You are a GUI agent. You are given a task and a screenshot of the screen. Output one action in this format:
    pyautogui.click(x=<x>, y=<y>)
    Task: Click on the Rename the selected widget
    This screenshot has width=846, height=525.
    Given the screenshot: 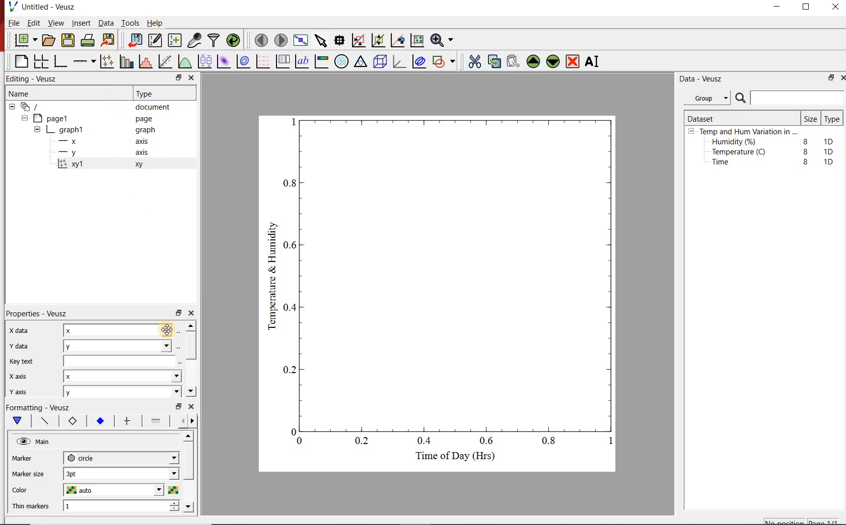 What is the action you would take?
    pyautogui.click(x=594, y=61)
    